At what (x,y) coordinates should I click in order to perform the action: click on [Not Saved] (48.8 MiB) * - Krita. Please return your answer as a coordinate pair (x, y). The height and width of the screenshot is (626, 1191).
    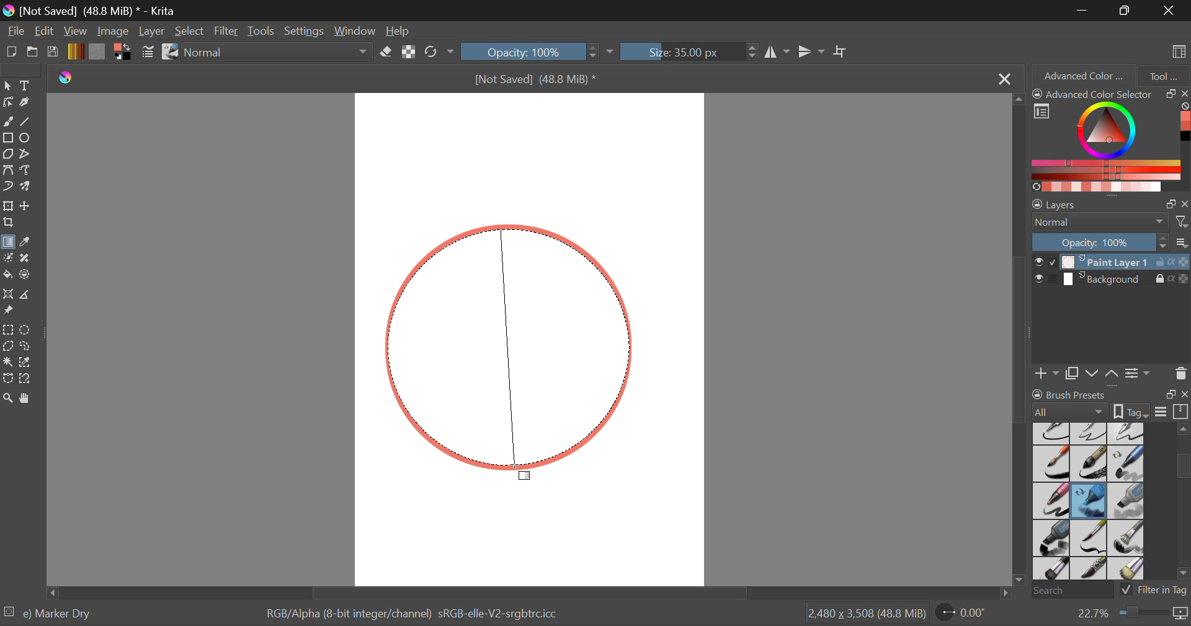
    Looking at the image, I should click on (98, 11).